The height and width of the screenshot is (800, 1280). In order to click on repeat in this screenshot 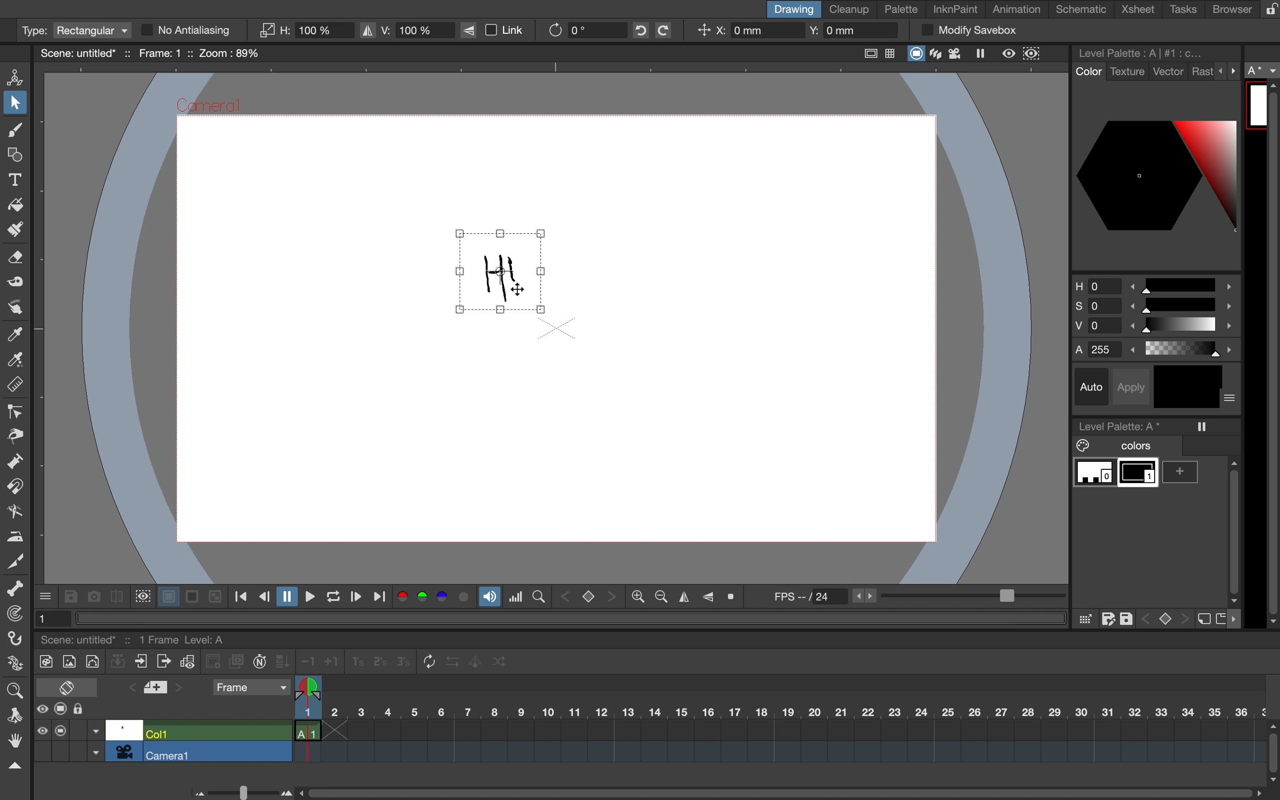, I will do `click(425, 662)`.